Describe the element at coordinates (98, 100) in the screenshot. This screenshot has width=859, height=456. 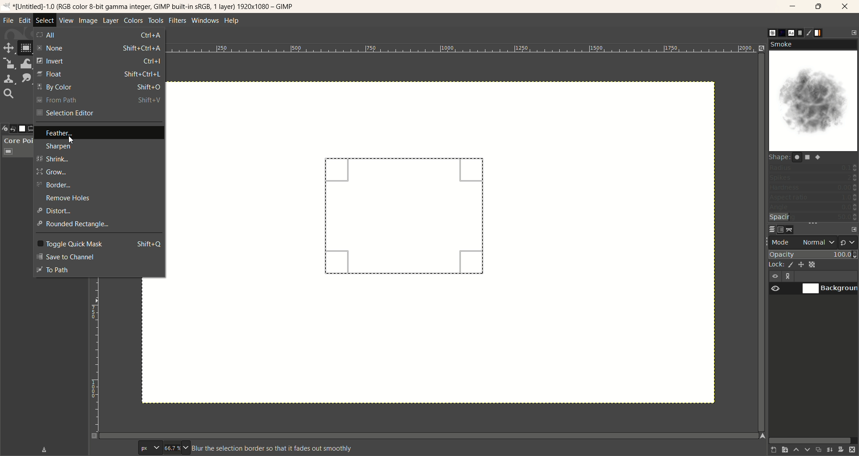
I see `from path` at that location.